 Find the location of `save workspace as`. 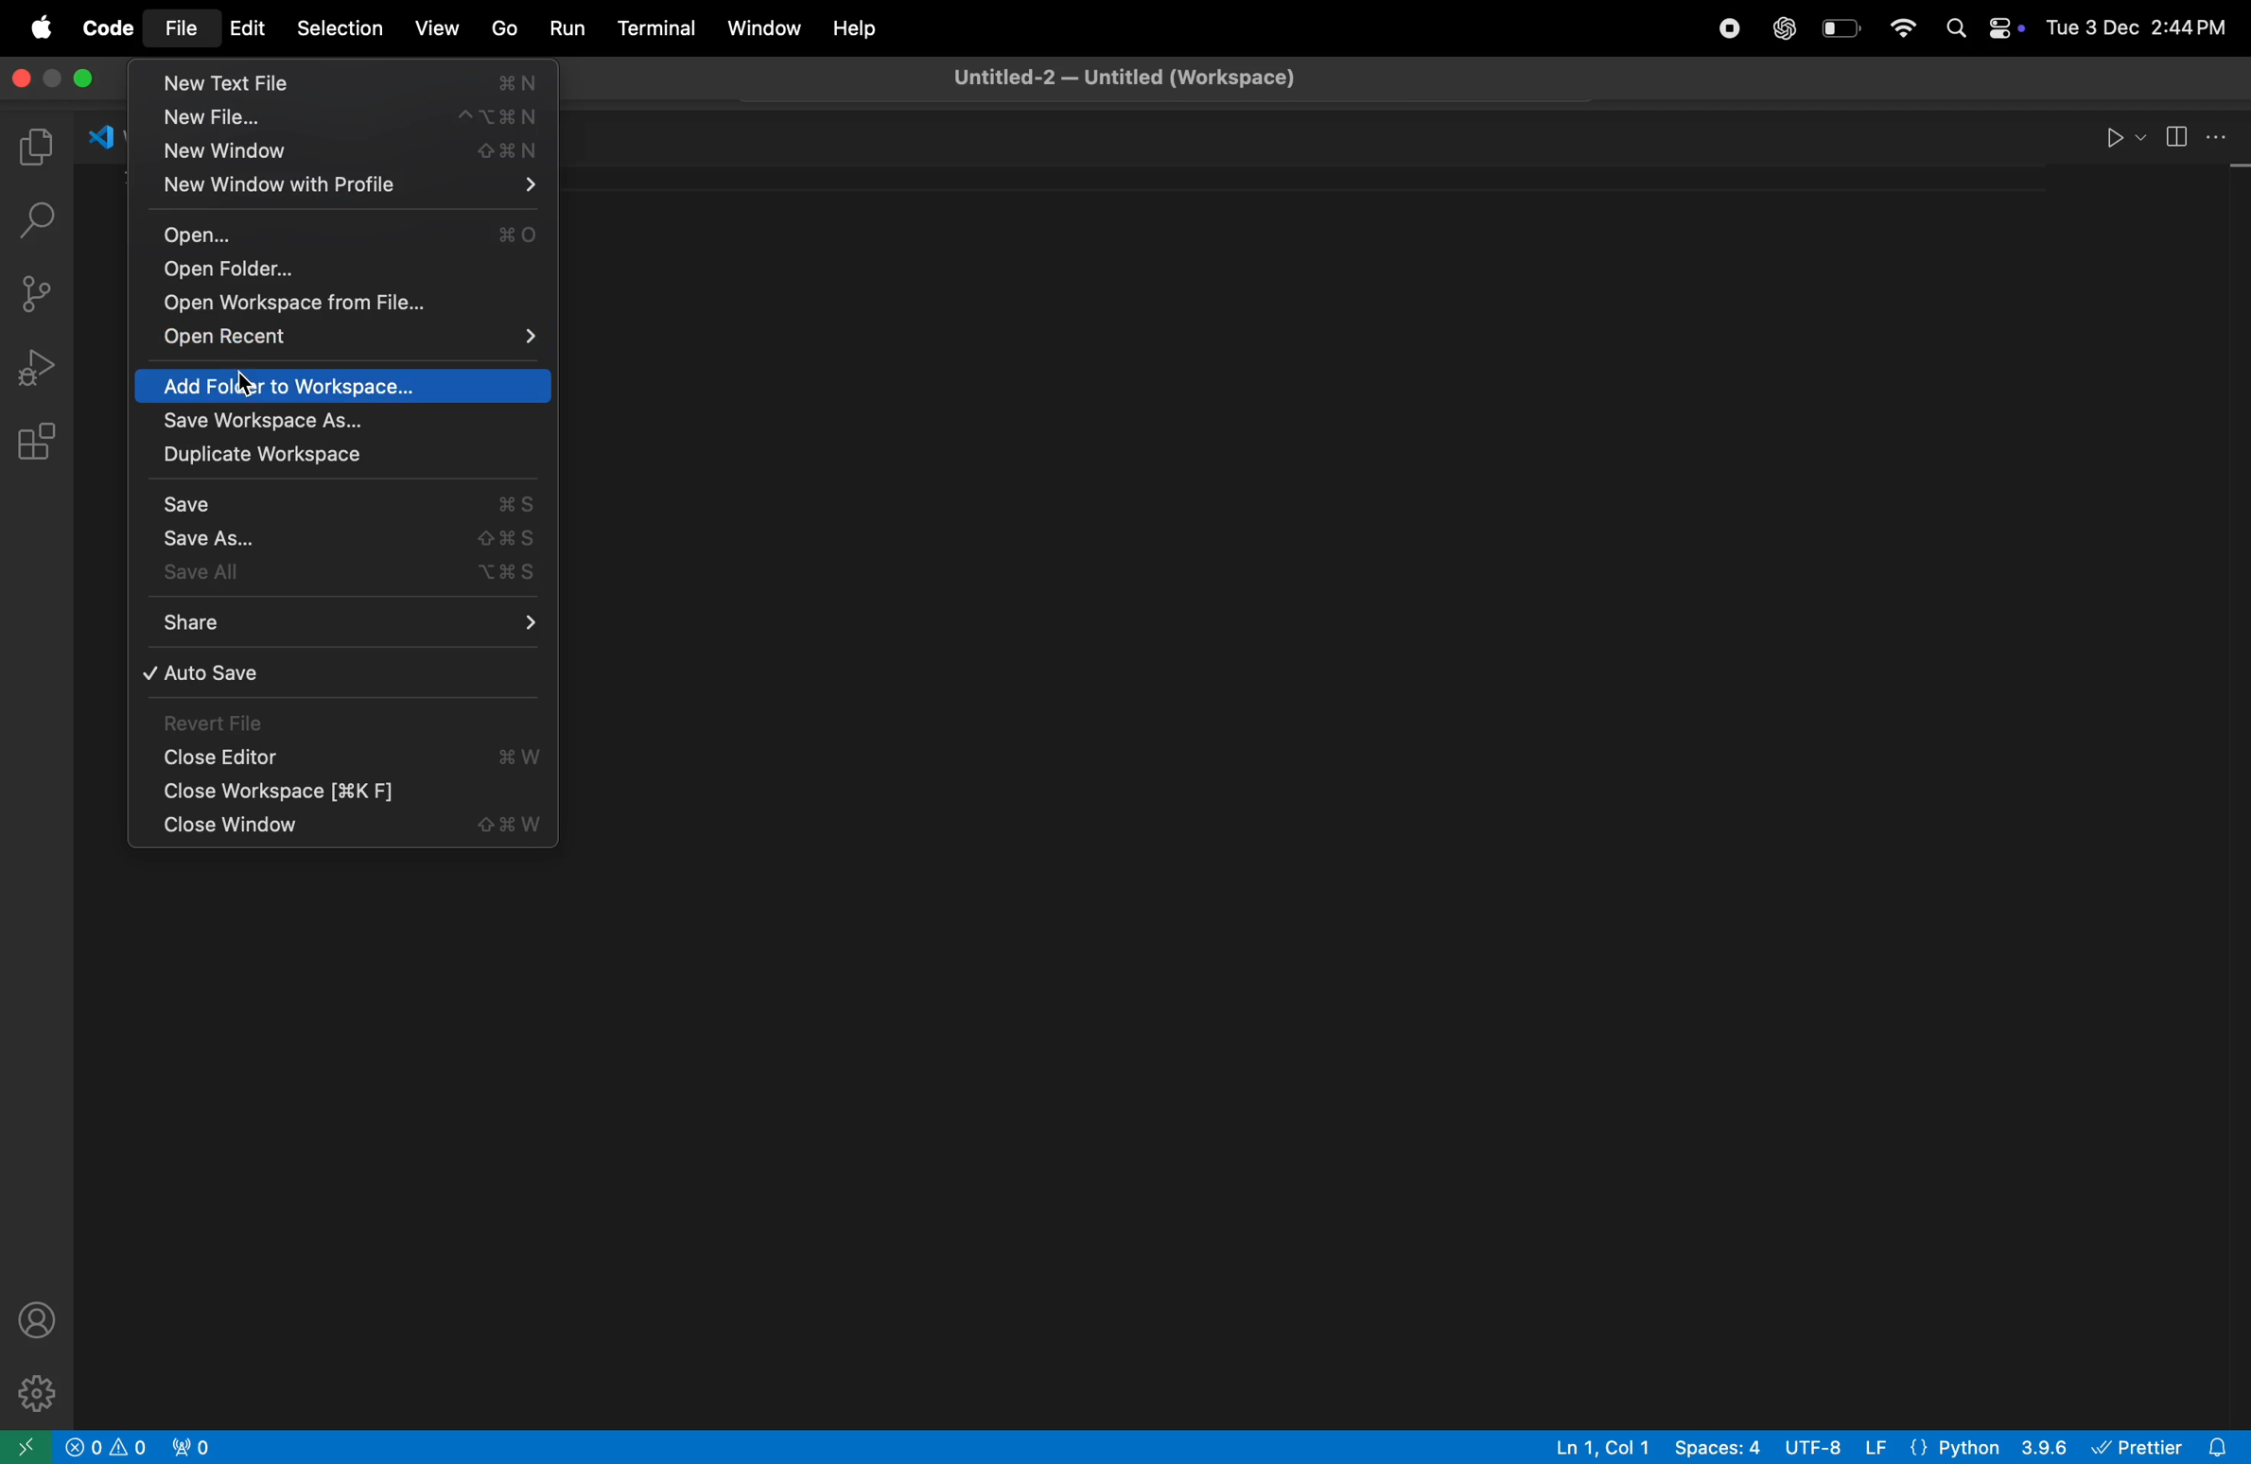

save workspace as is located at coordinates (339, 423).